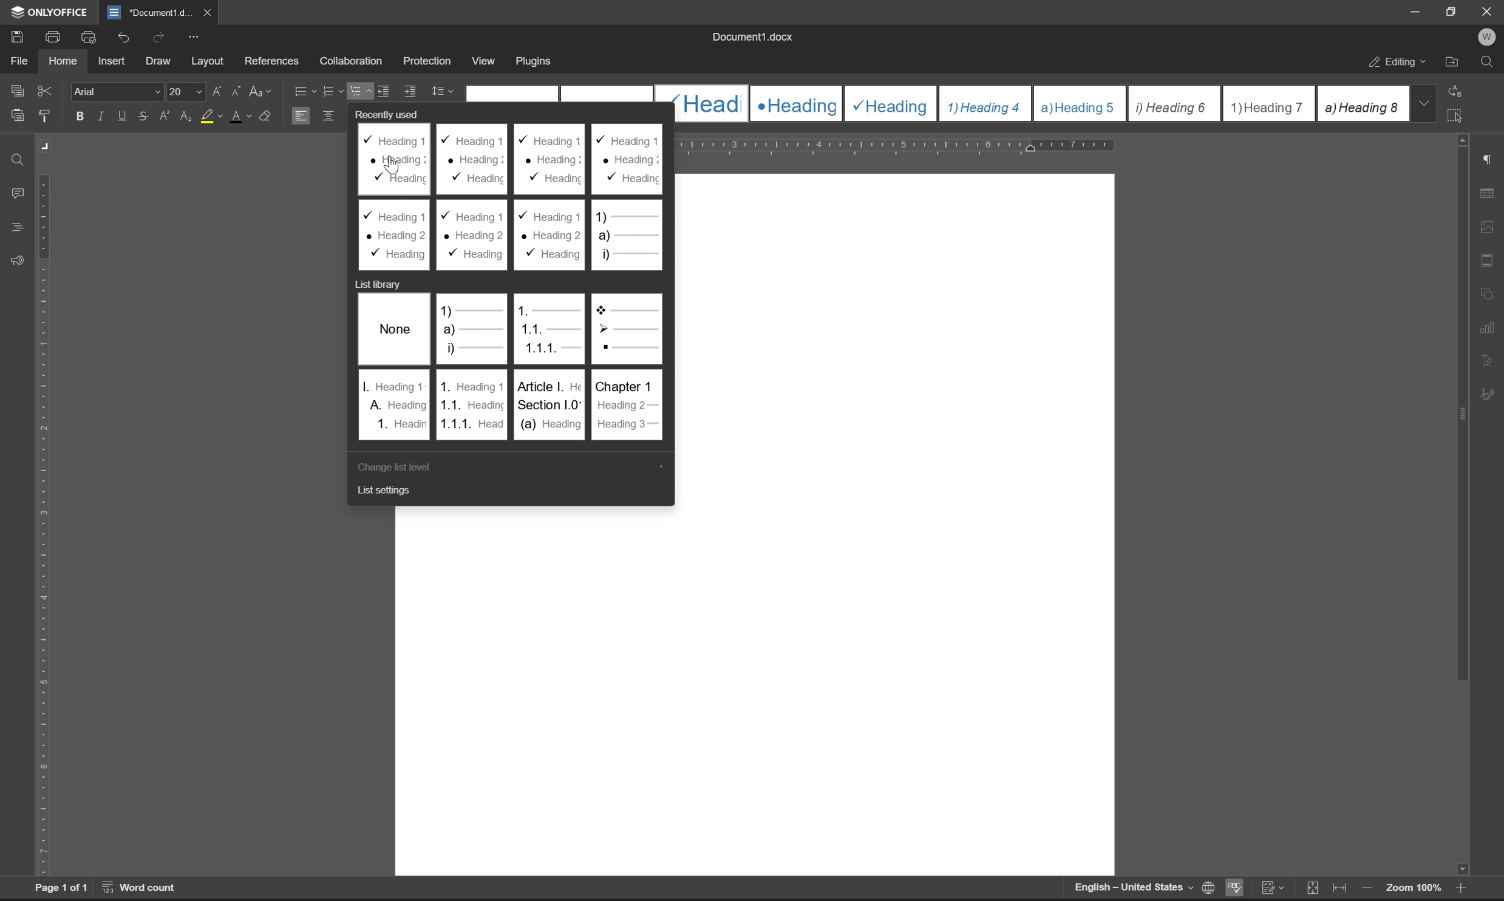 The image size is (1504, 901). Describe the element at coordinates (708, 103) in the screenshot. I see `Heading 1` at that location.